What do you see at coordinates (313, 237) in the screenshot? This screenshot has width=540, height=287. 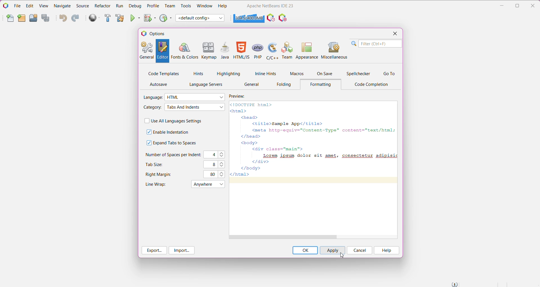 I see `Horizontal Scroll Bar` at bounding box center [313, 237].